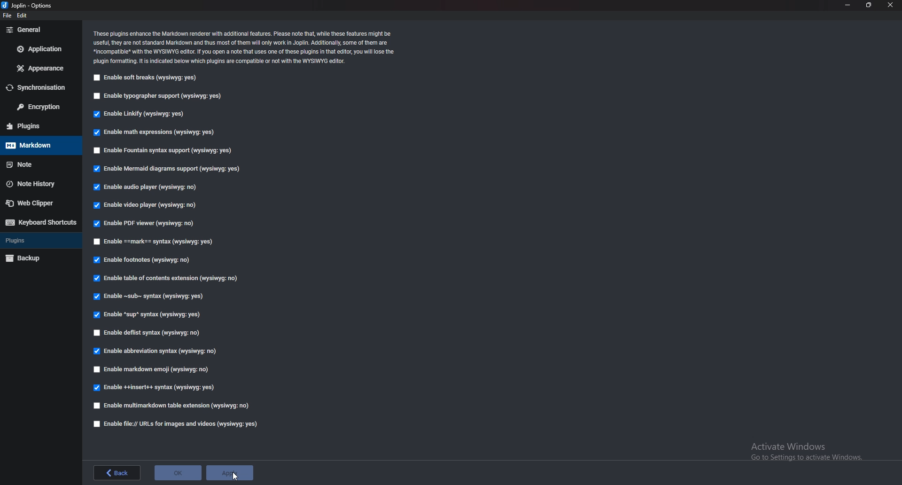  I want to click on Enable soft breaks, so click(146, 77).